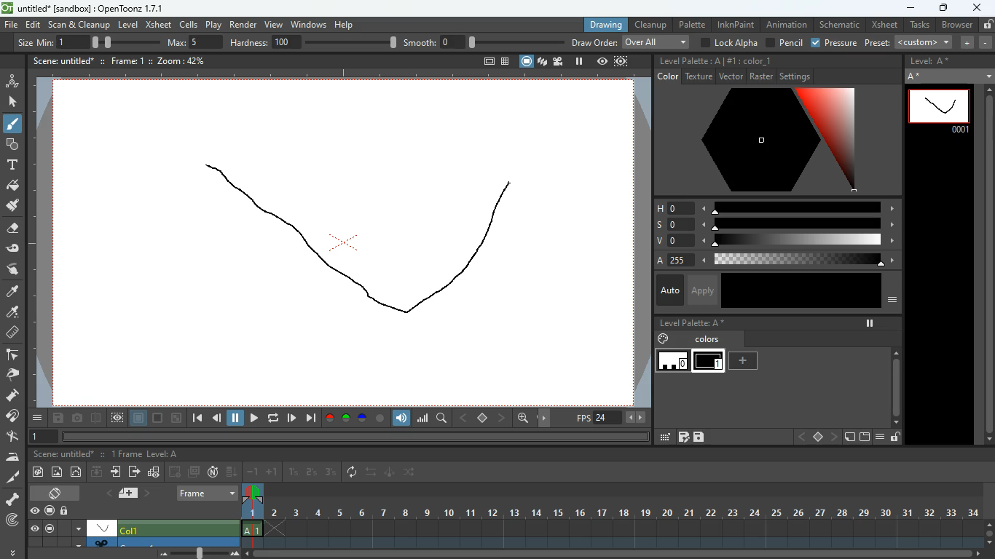 Image resolution: width=995 pixels, height=559 pixels. What do you see at coordinates (579, 61) in the screenshot?
I see `pause` at bounding box center [579, 61].